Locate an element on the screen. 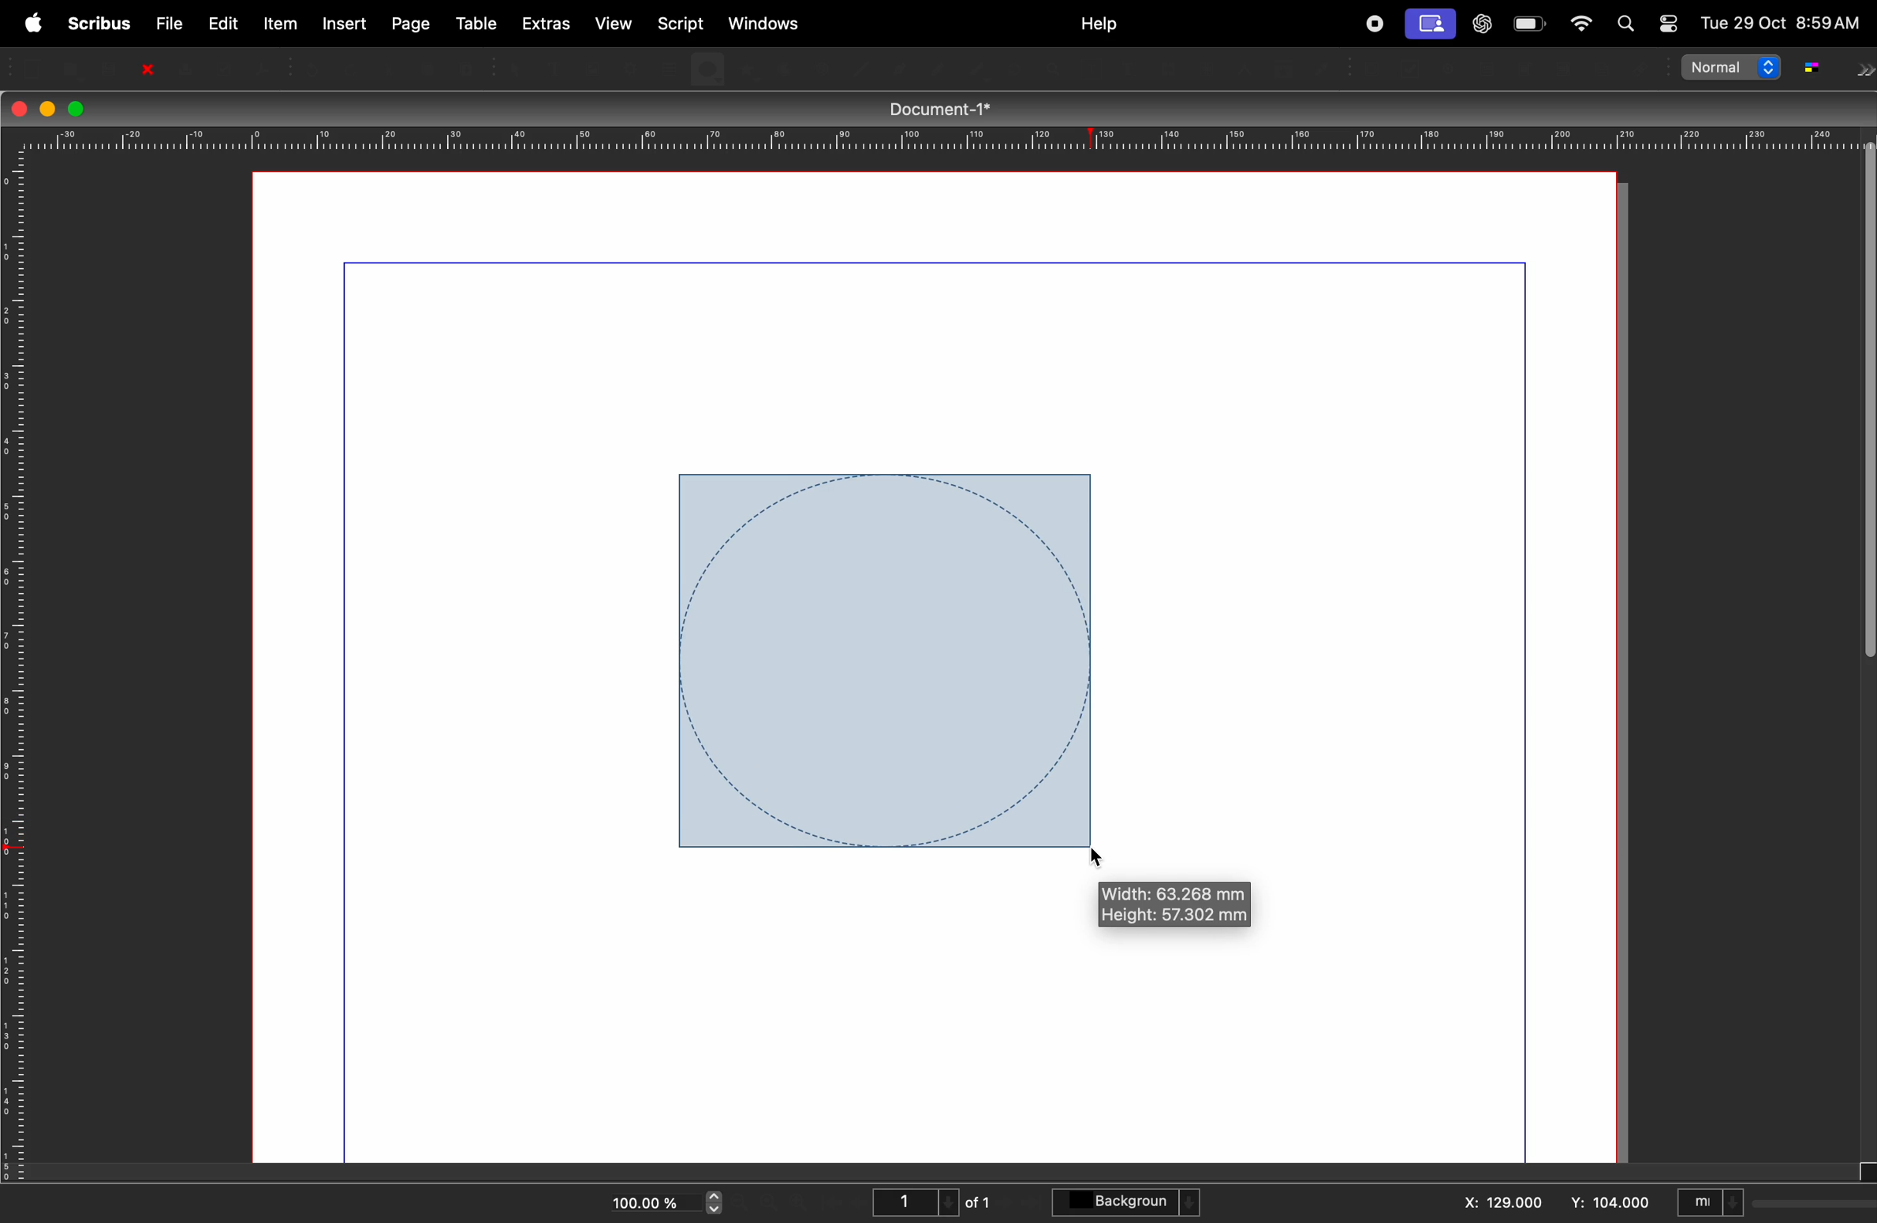 This screenshot has height=1223, width=1877. toggle is located at coordinates (1666, 18).